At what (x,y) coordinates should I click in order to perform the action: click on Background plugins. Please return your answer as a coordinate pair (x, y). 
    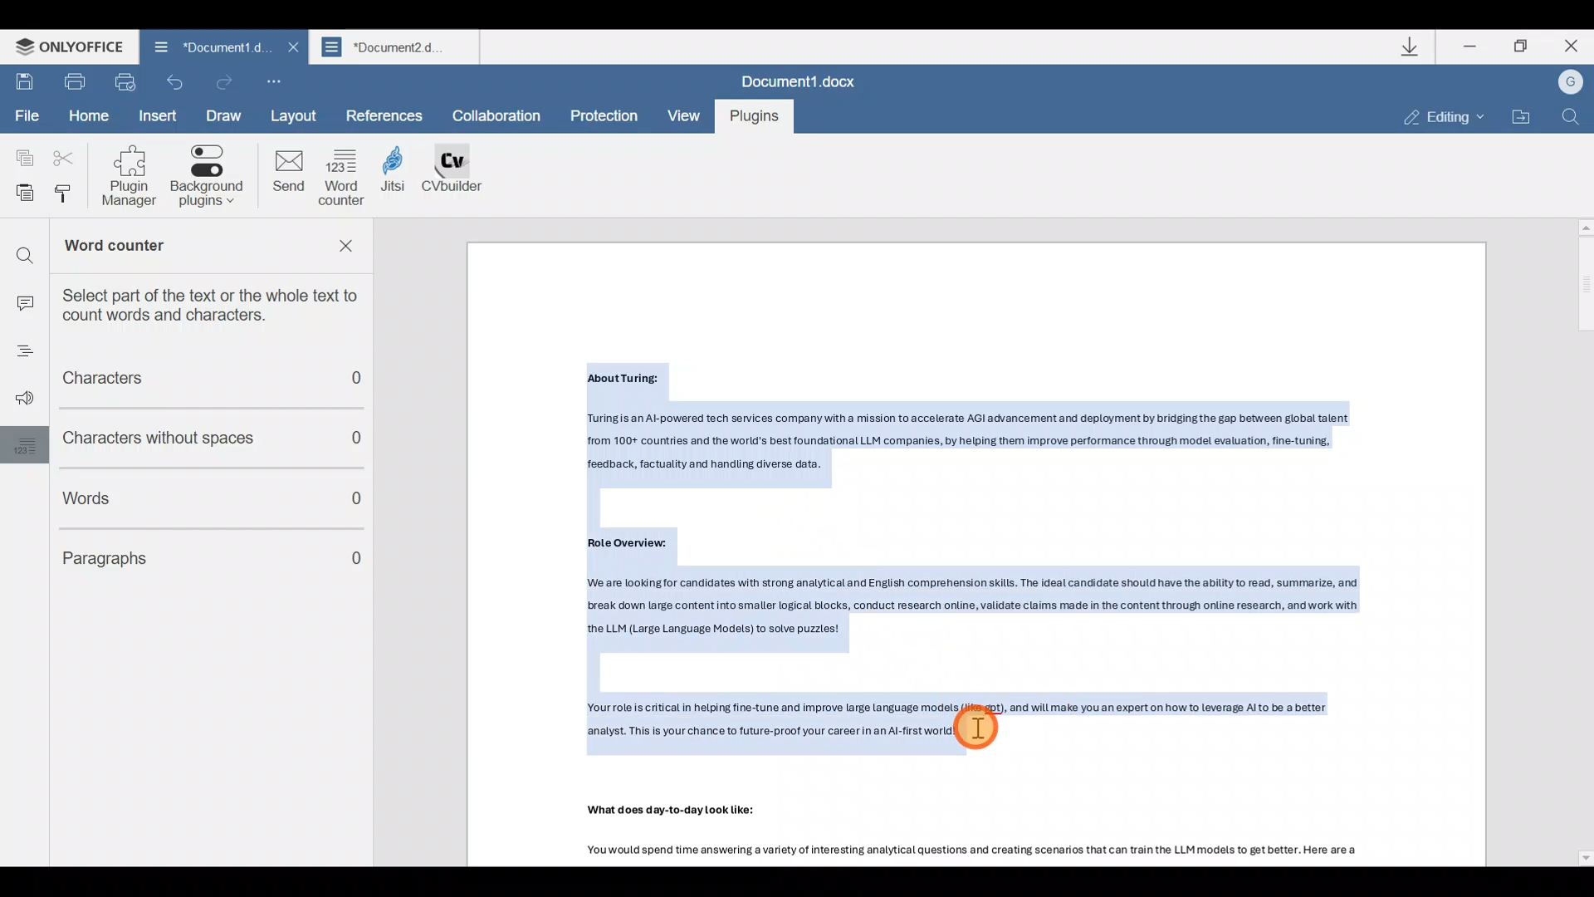
    Looking at the image, I should click on (210, 177).